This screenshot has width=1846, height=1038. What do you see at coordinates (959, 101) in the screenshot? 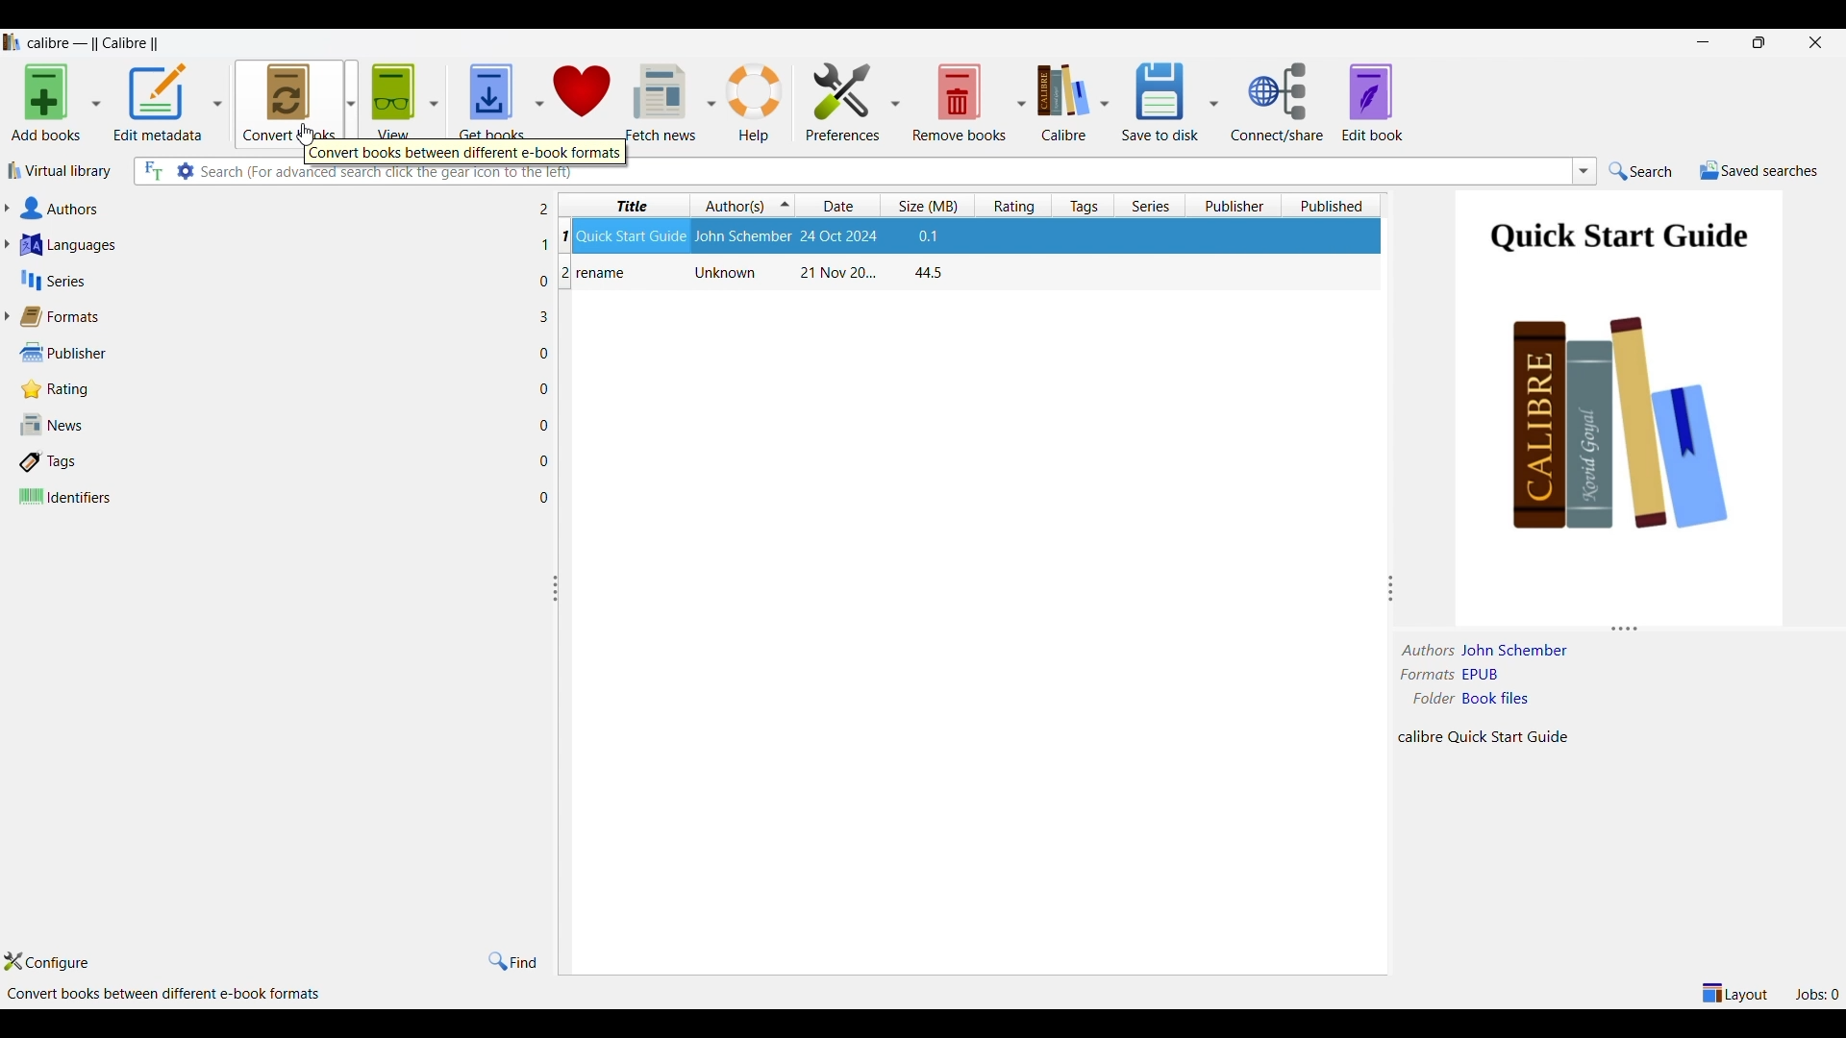
I see `Remove books` at bounding box center [959, 101].